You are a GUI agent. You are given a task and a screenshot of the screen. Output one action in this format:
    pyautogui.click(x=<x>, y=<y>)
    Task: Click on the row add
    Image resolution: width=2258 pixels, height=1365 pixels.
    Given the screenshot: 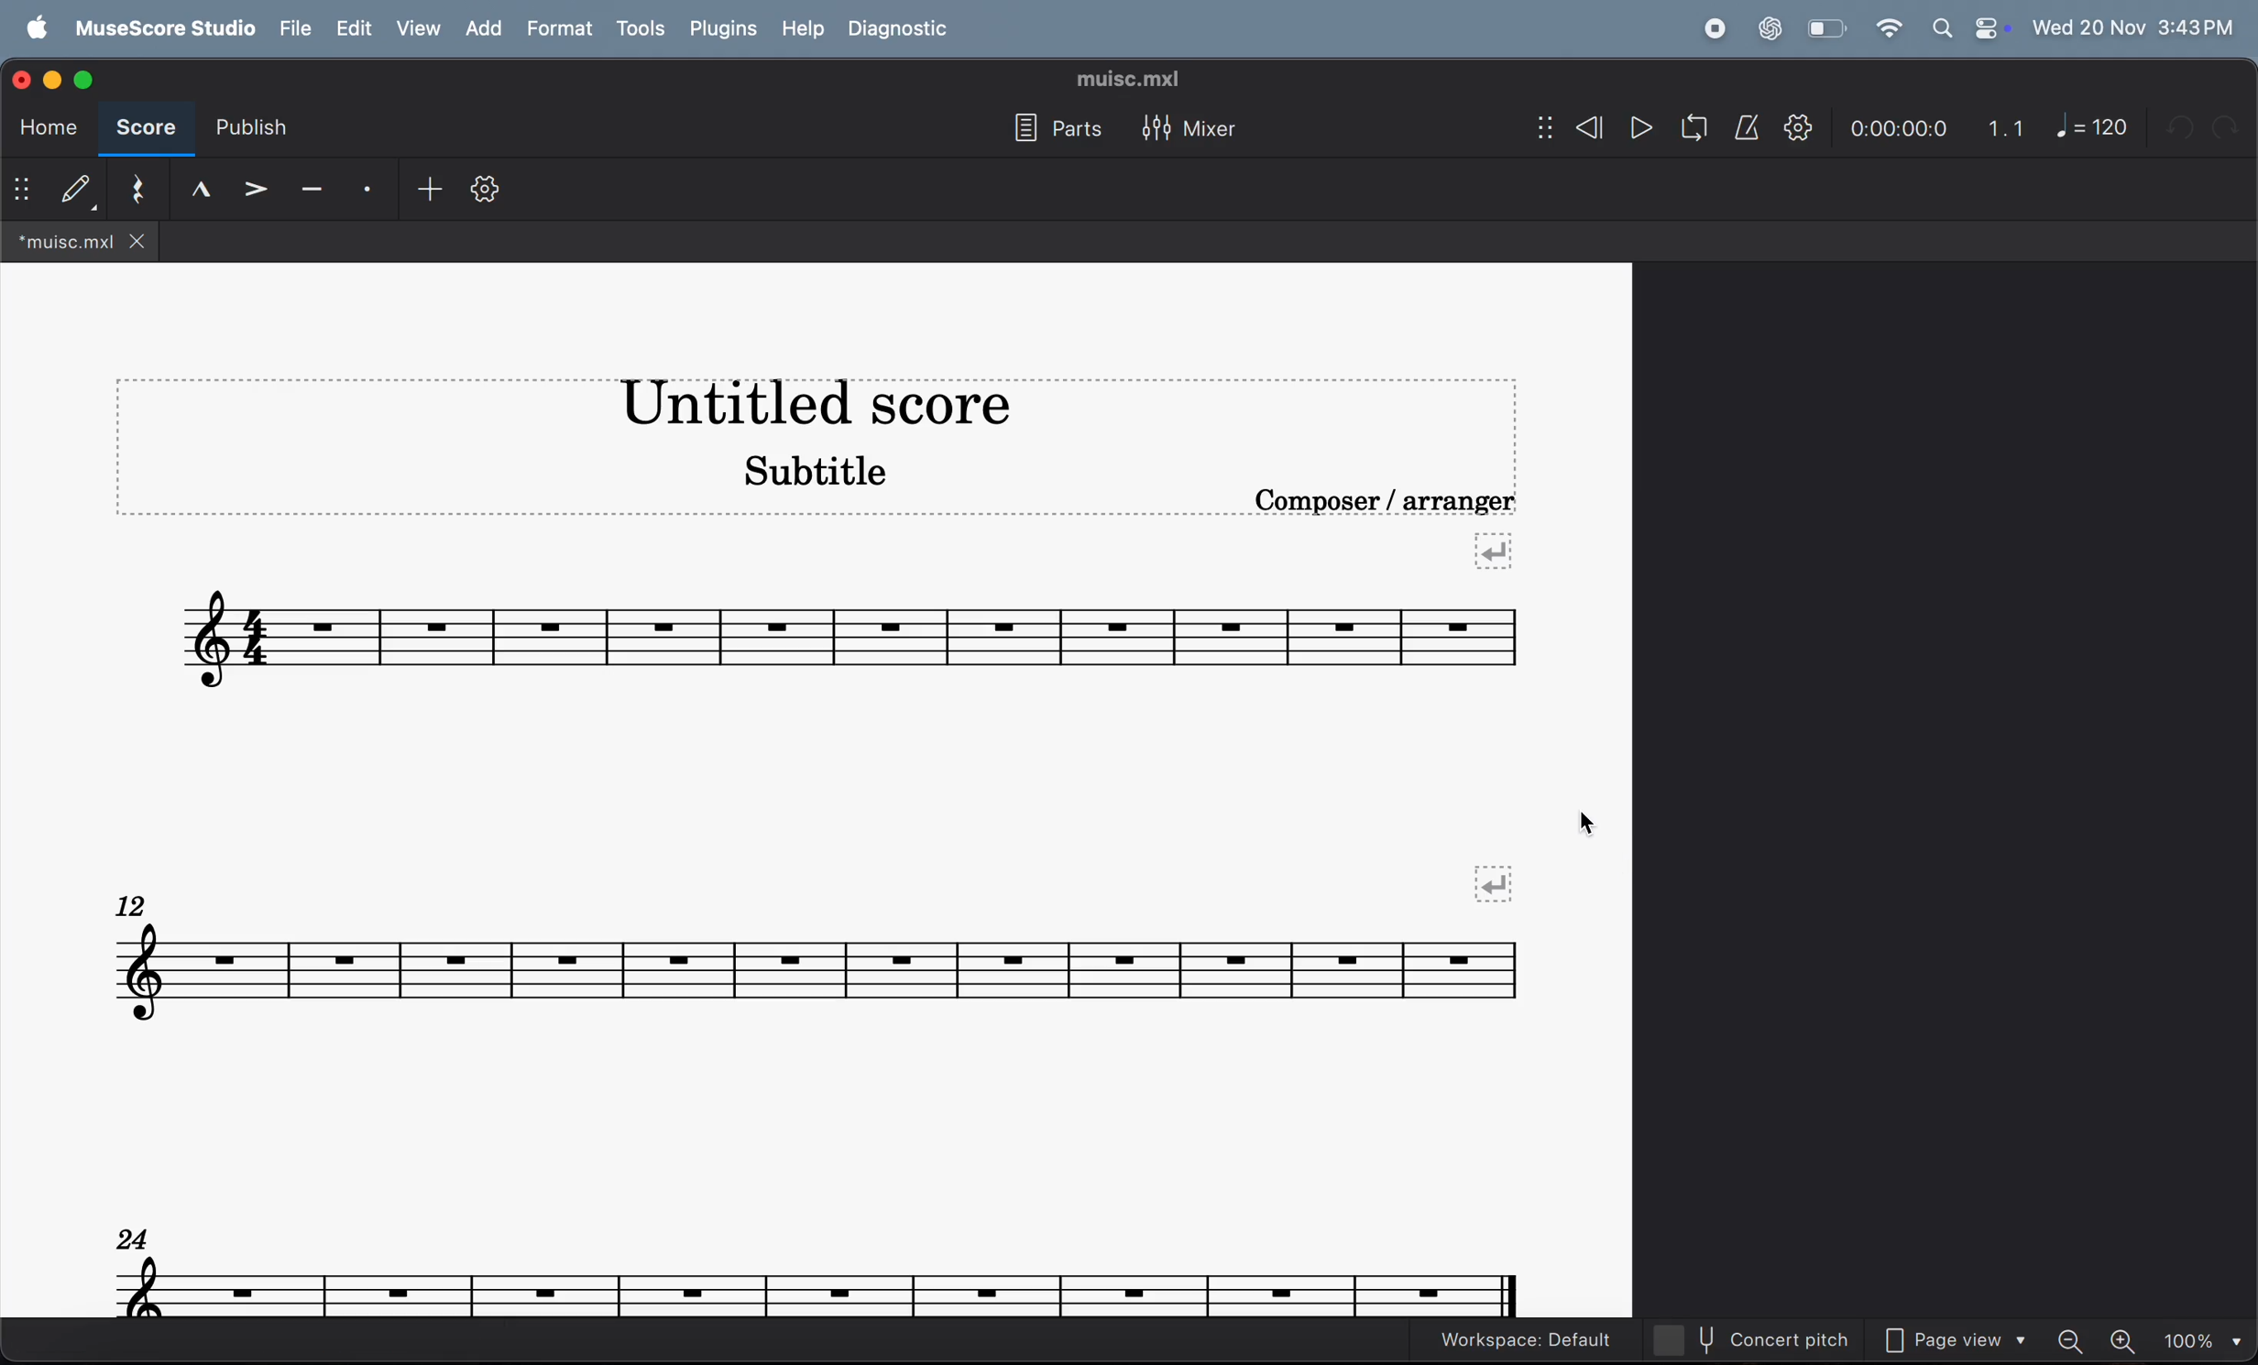 What is the action you would take?
    pyautogui.click(x=1496, y=551)
    